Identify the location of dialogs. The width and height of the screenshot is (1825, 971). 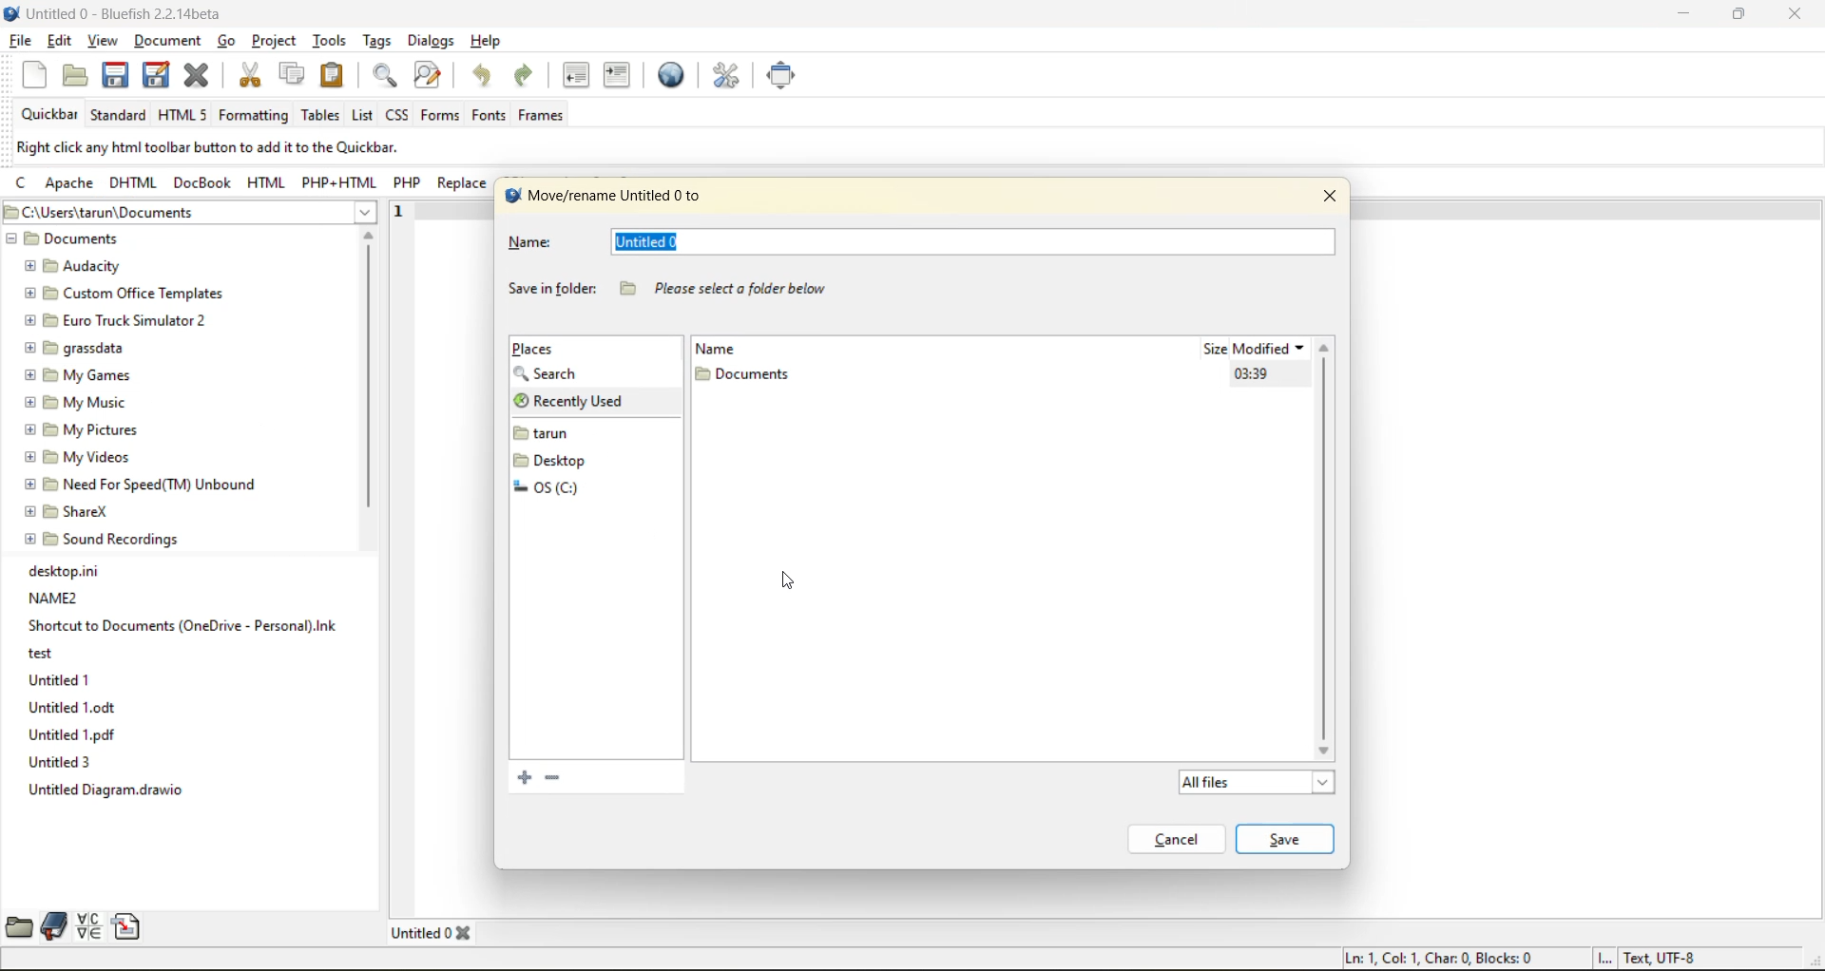
(432, 44).